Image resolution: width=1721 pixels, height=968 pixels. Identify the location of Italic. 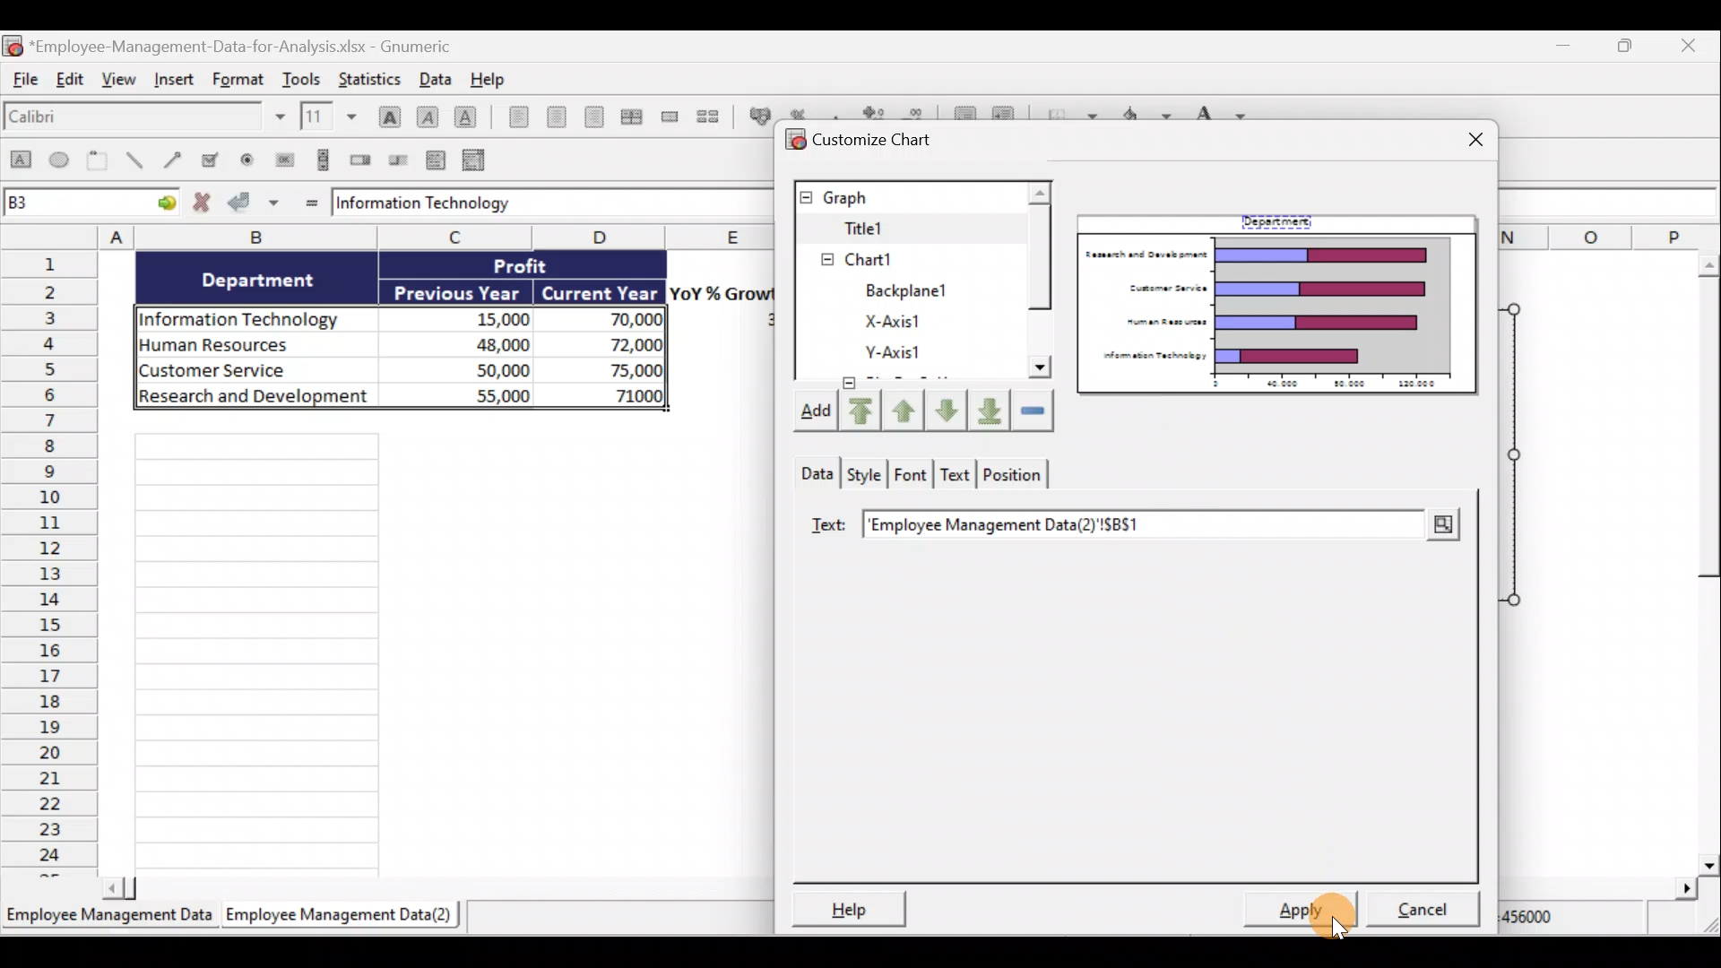
(429, 117).